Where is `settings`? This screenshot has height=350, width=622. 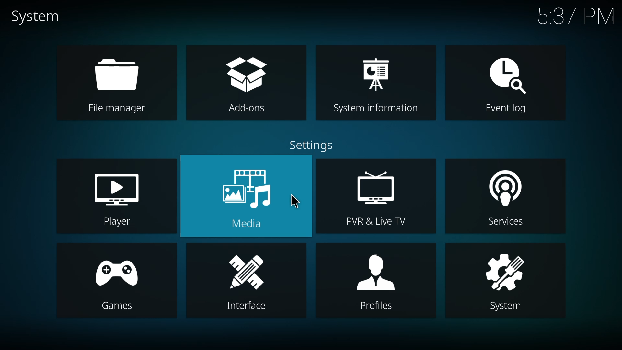 settings is located at coordinates (312, 145).